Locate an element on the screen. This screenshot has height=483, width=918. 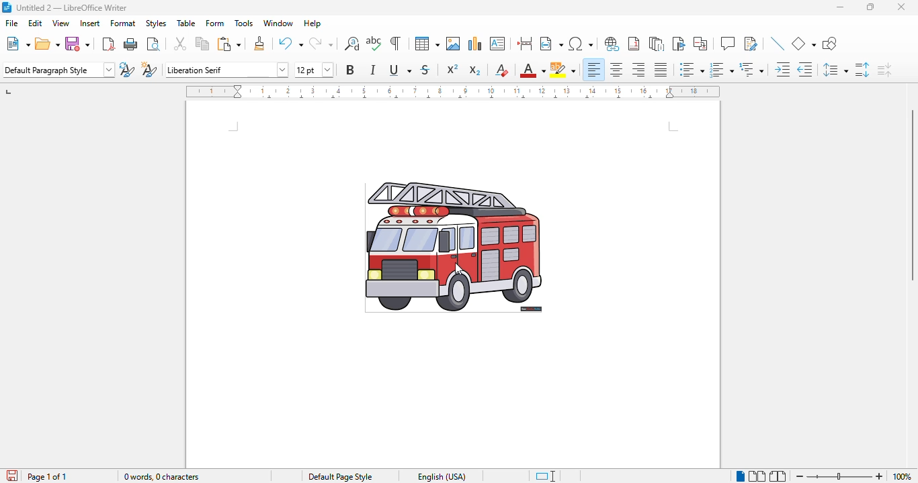
insert special characters is located at coordinates (582, 44).